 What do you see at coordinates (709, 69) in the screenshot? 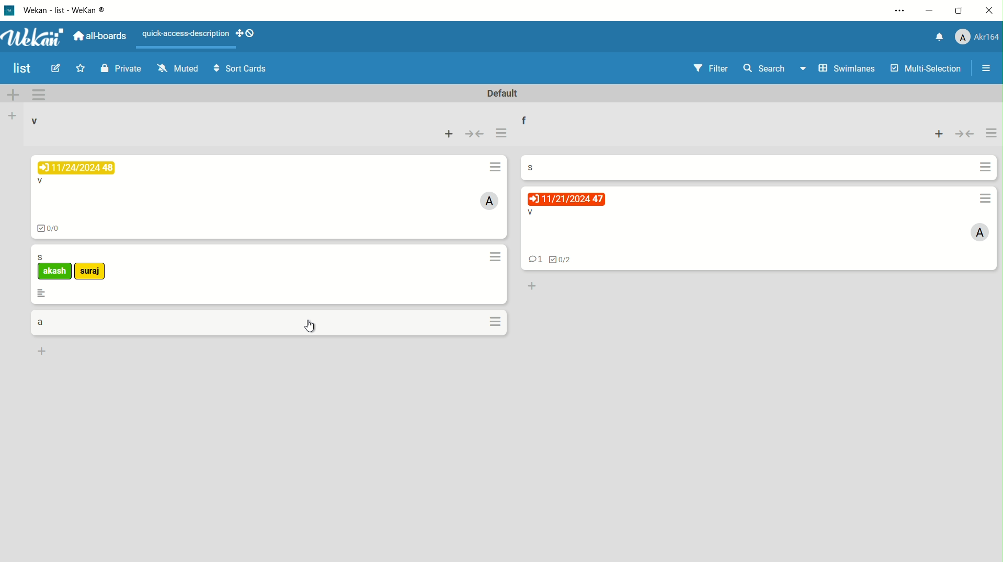
I see `filter` at bounding box center [709, 69].